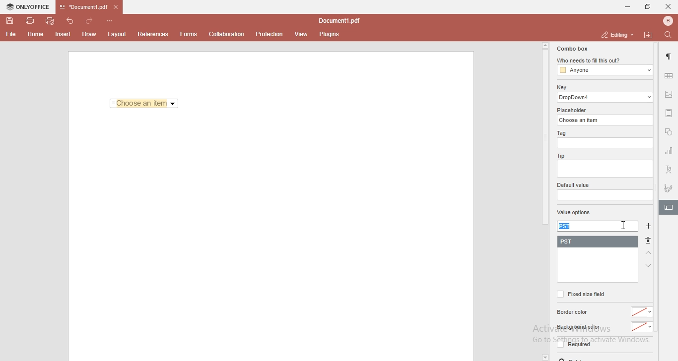 Image resolution: width=678 pixels, height=361 pixels. Describe the element at coordinates (643, 312) in the screenshot. I see `color dropdown` at that location.